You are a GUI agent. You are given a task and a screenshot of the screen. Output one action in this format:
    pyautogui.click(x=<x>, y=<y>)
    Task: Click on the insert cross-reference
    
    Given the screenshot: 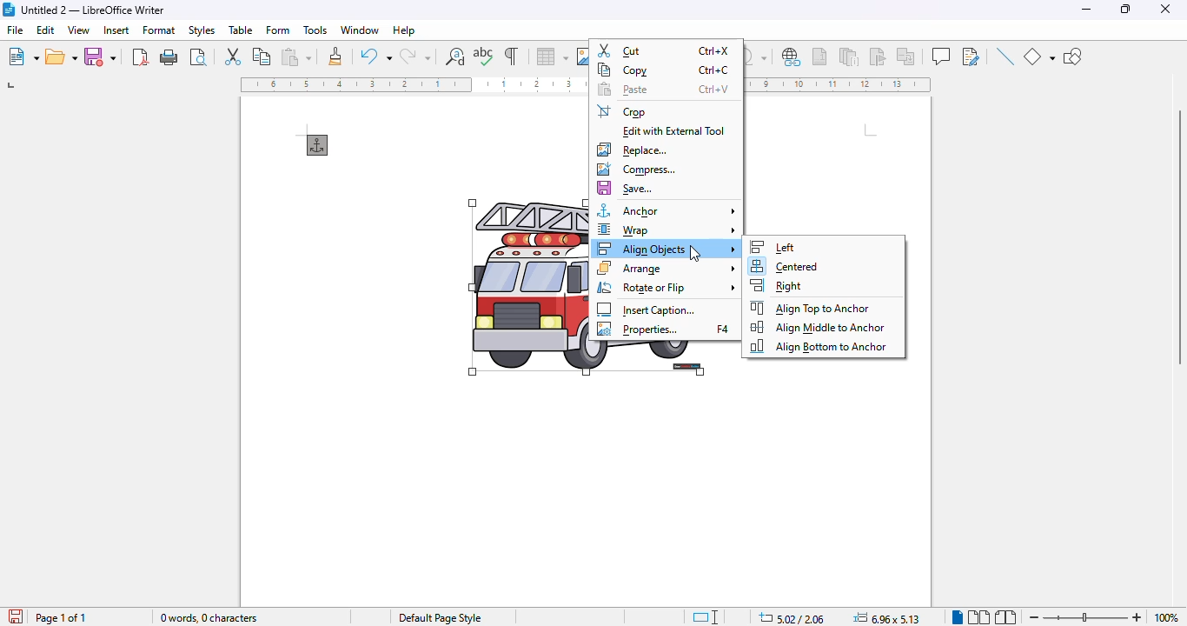 What is the action you would take?
    pyautogui.click(x=905, y=56)
    